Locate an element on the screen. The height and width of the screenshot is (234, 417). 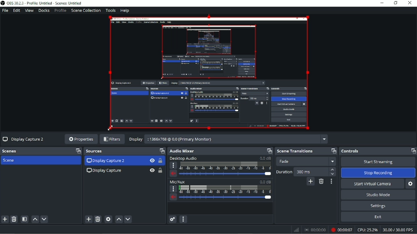
30.00/30.00 FPS is located at coordinates (399, 230).